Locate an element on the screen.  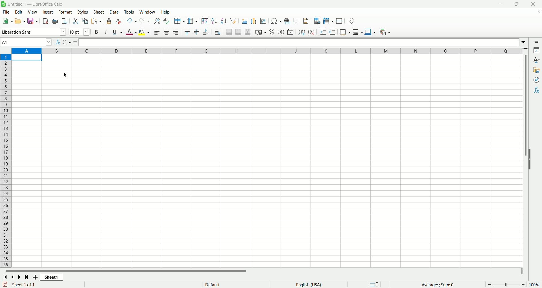
text language is located at coordinates (308, 285).